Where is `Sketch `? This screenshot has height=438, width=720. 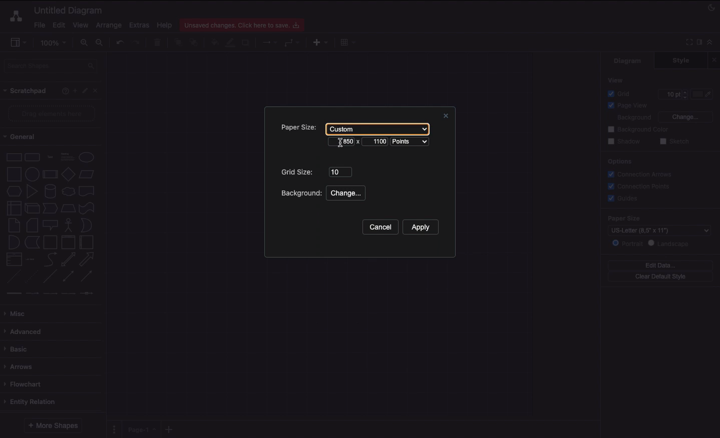
Sketch  is located at coordinates (675, 142).